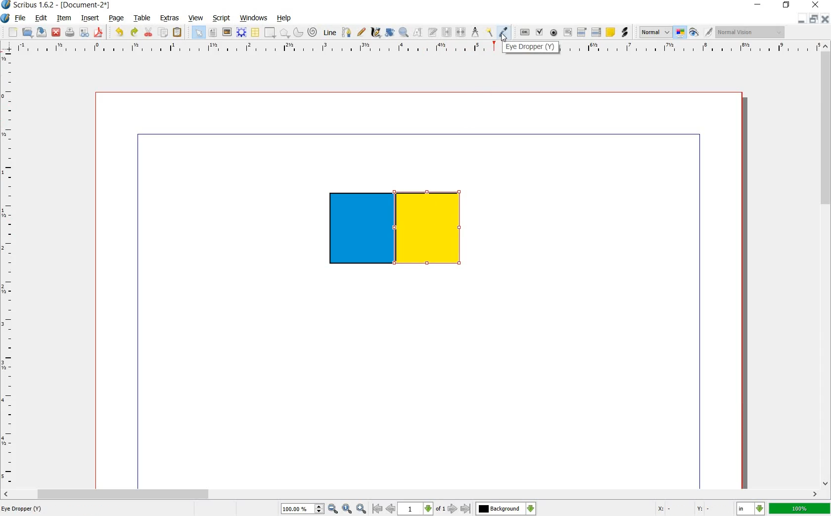  I want to click on edit text with story editor, so click(433, 33).